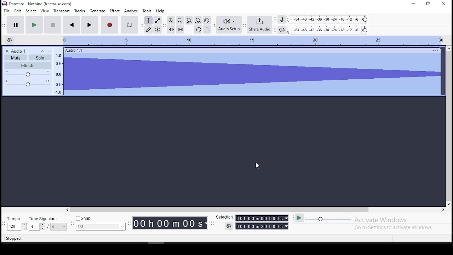 This screenshot has height=255, width=453. Describe the element at coordinates (180, 20) in the screenshot. I see `zoom out` at that location.